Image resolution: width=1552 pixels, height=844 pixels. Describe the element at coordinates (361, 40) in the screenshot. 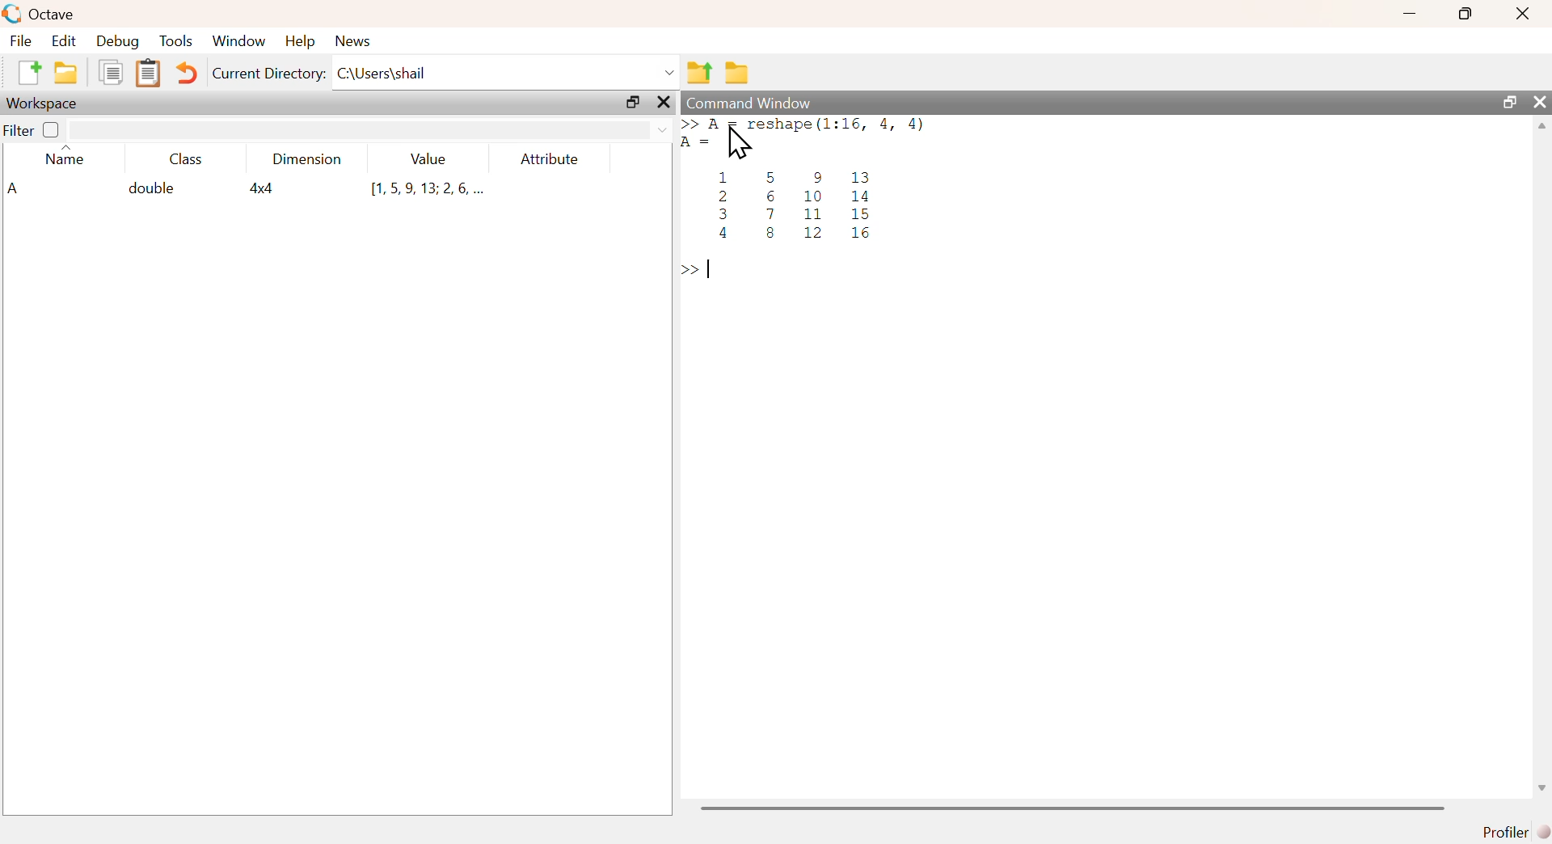

I see `news` at that location.